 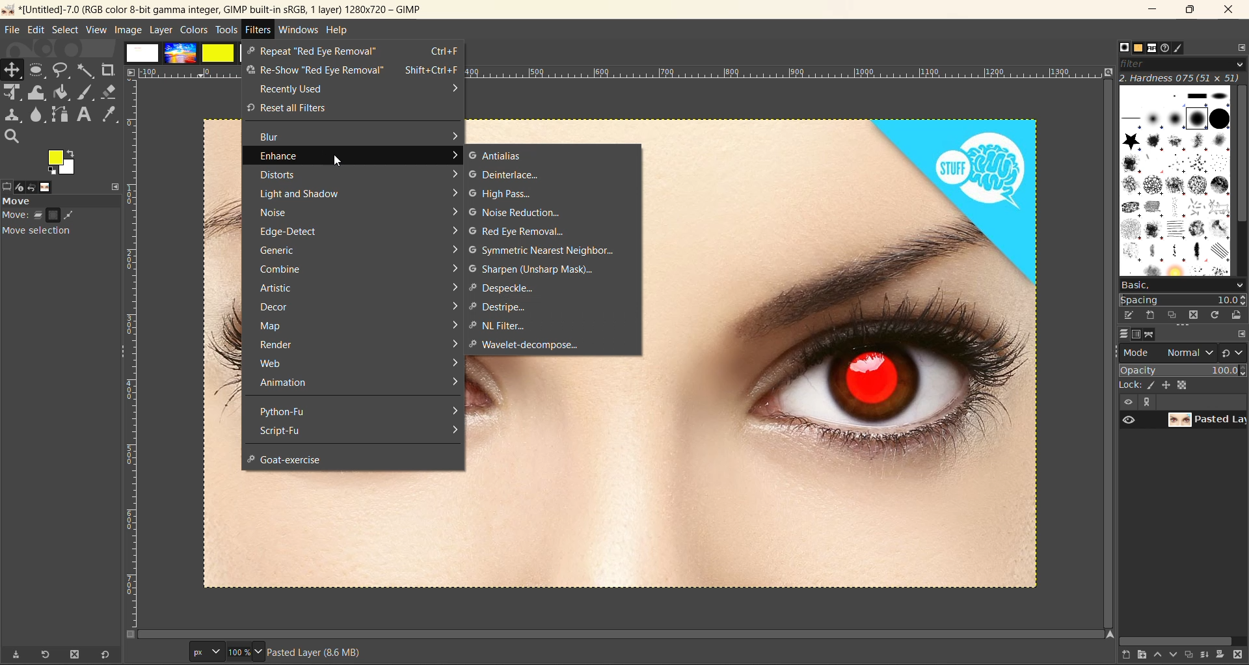 I want to click on add a mask, so click(x=1224, y=657).